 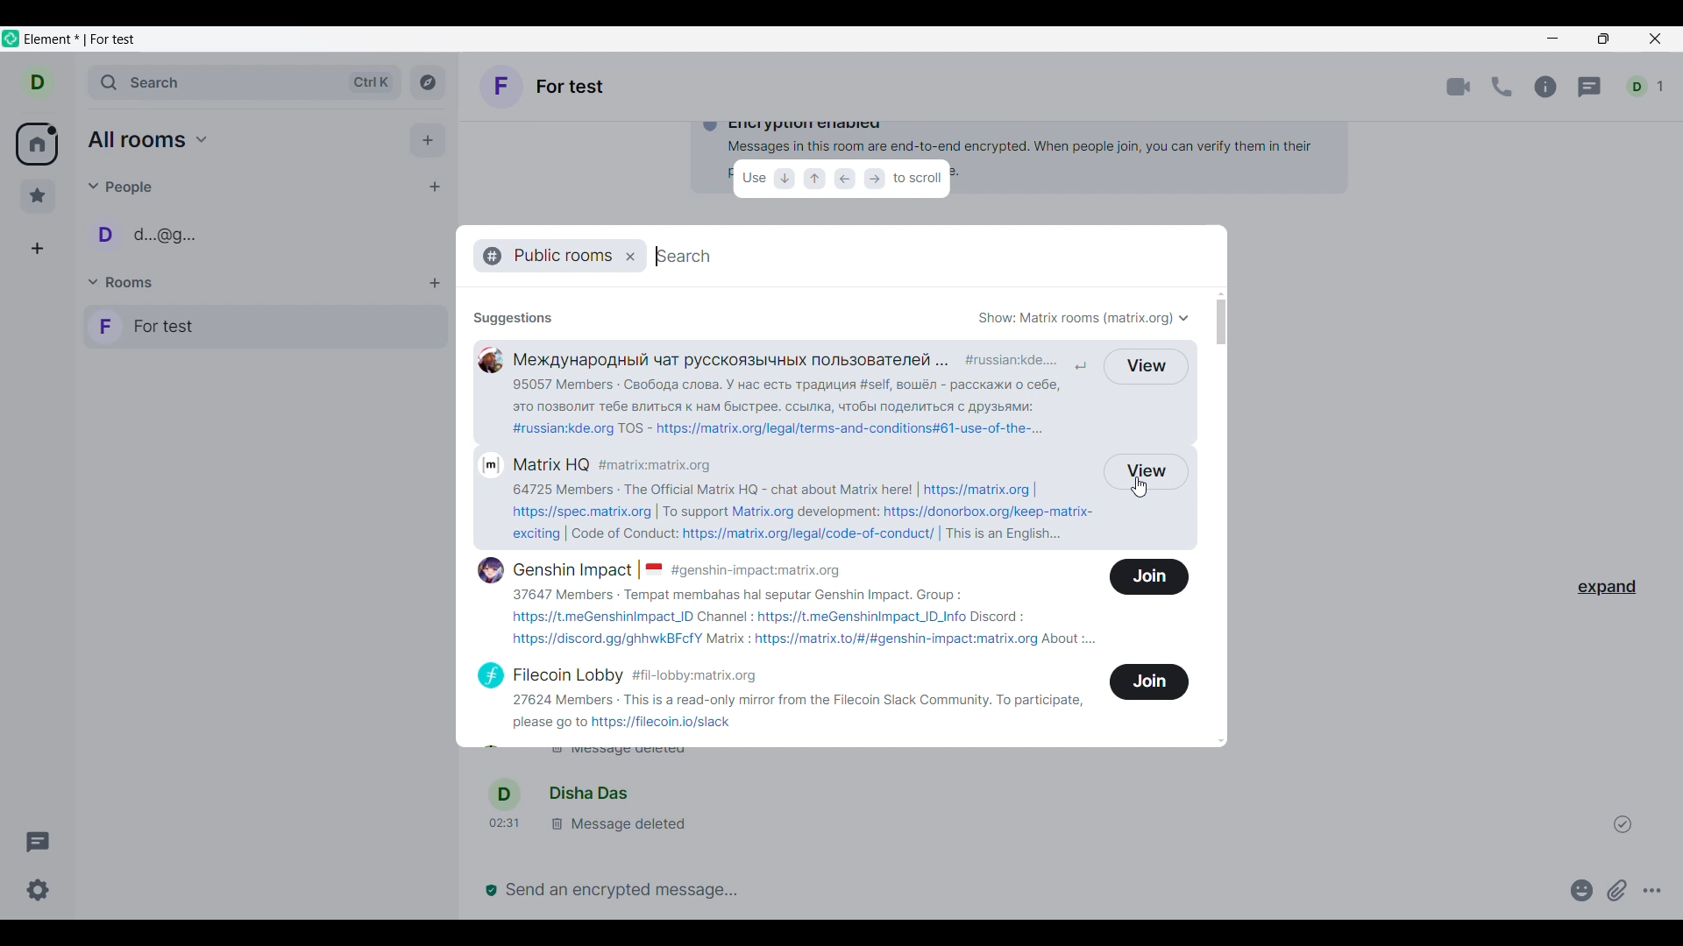 I want to click on to scroll, so click(x=920, y=182).